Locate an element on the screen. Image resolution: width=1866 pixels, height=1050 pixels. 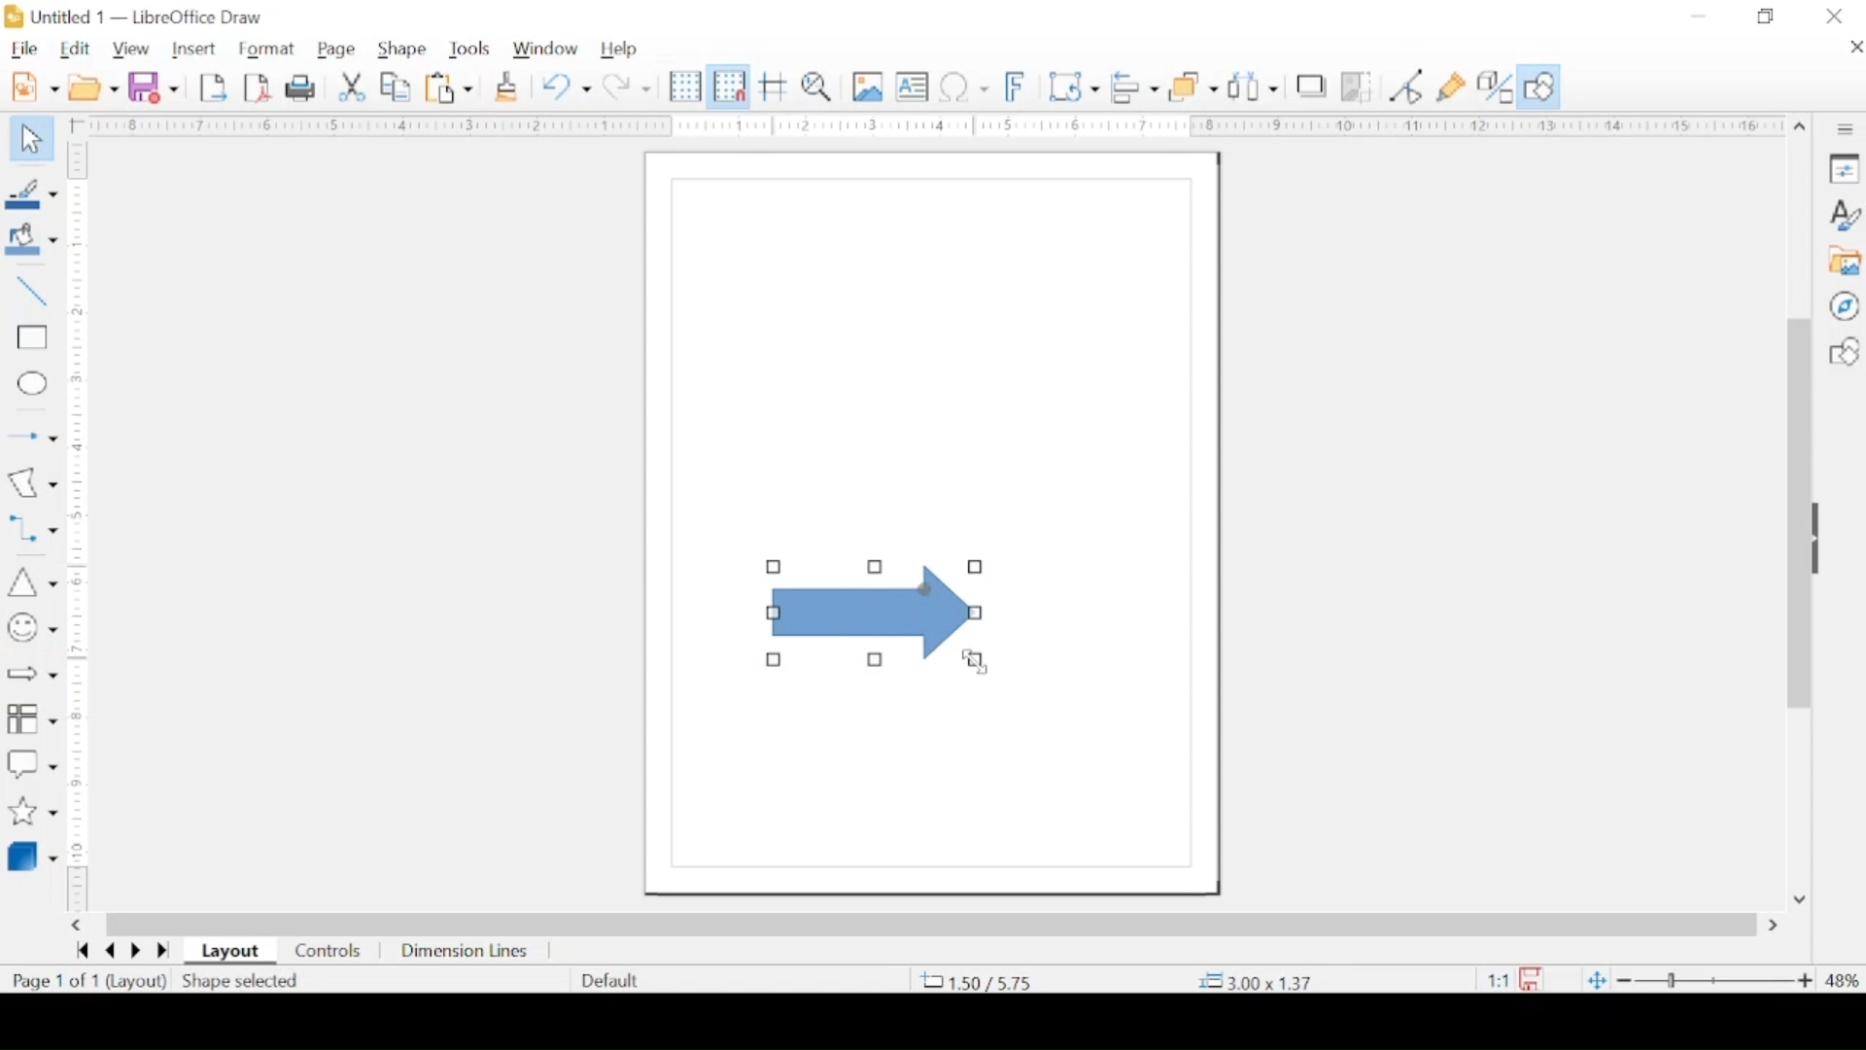
view is located at coordinates (129, 50).